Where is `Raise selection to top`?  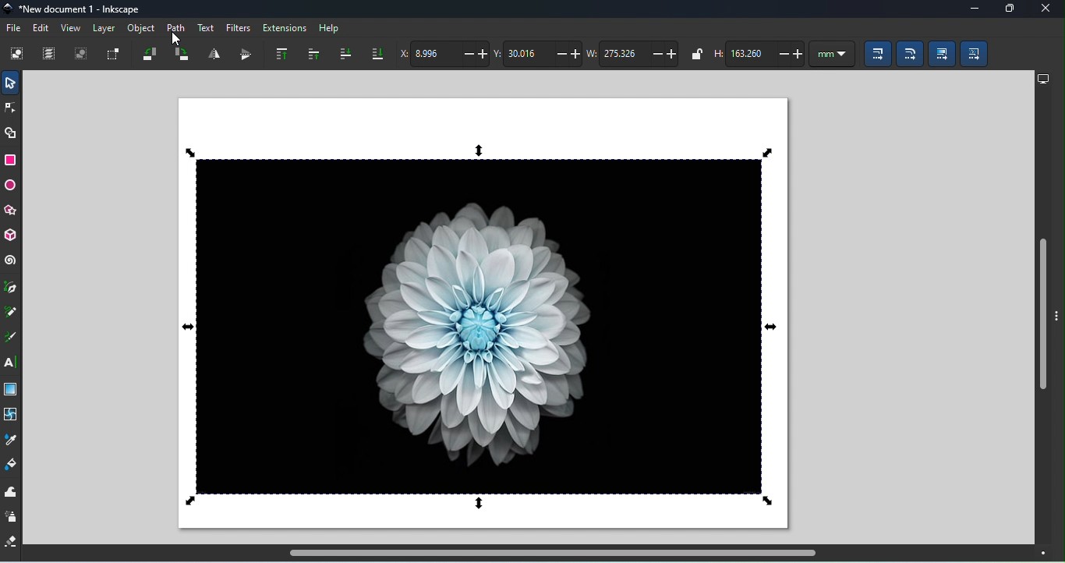
Raise selection to top is located at coordinates (278, 54).